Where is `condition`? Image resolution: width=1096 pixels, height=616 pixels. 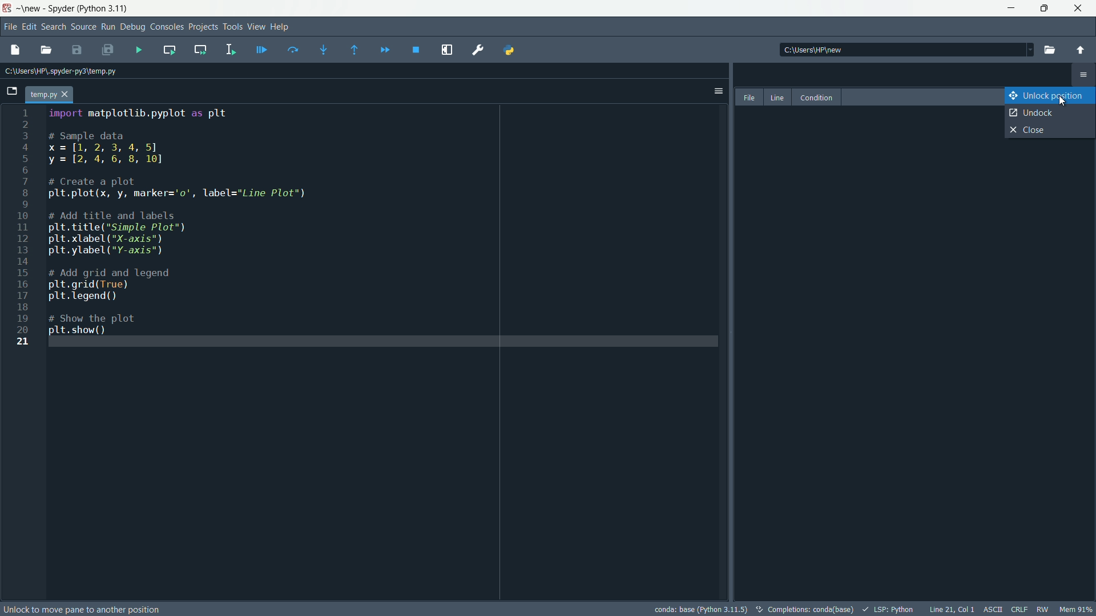
condition is located at coordinates (820, 97).